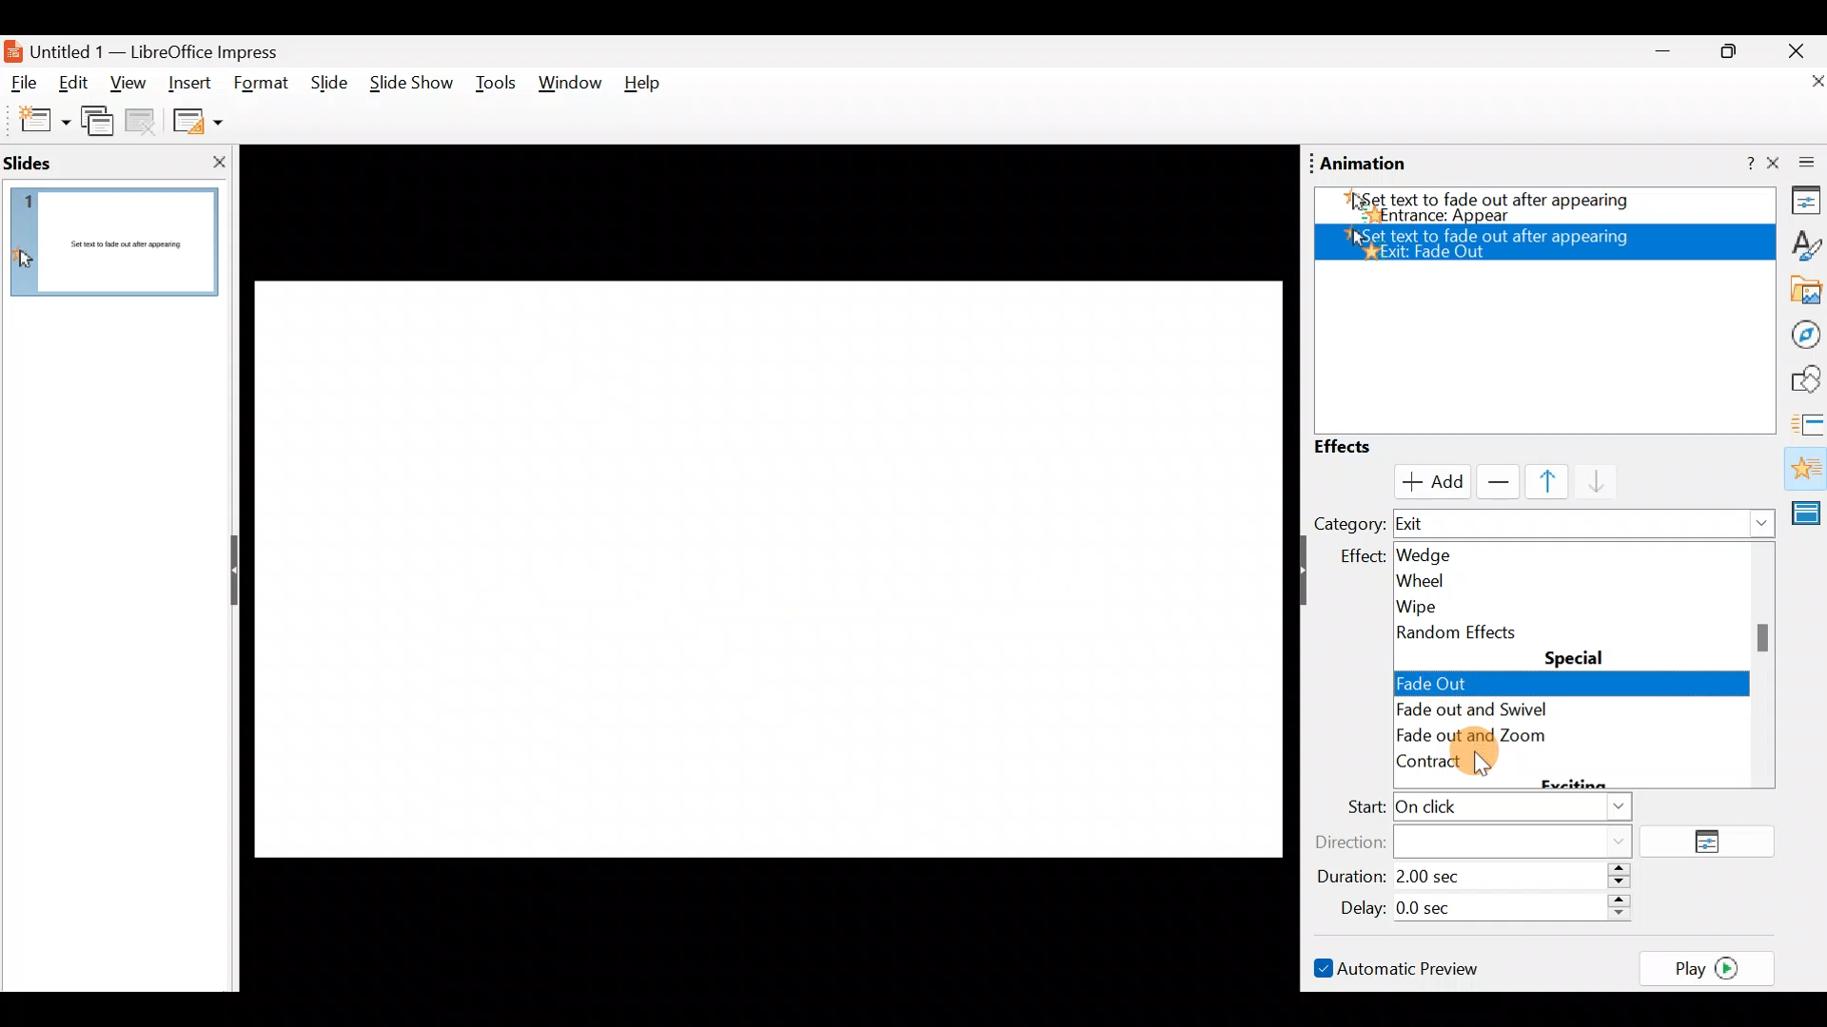  What do you see at coordinates (262, 85) in the screenshot?
I see `Format` at bounding box center [262, 85].